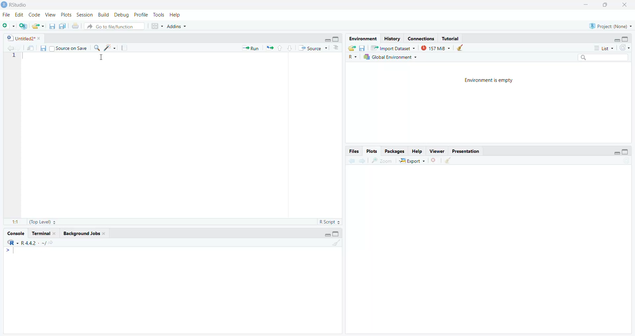  Describe the element at coordinates (421, 38) in the screenshot. I see `Connections` at that location.